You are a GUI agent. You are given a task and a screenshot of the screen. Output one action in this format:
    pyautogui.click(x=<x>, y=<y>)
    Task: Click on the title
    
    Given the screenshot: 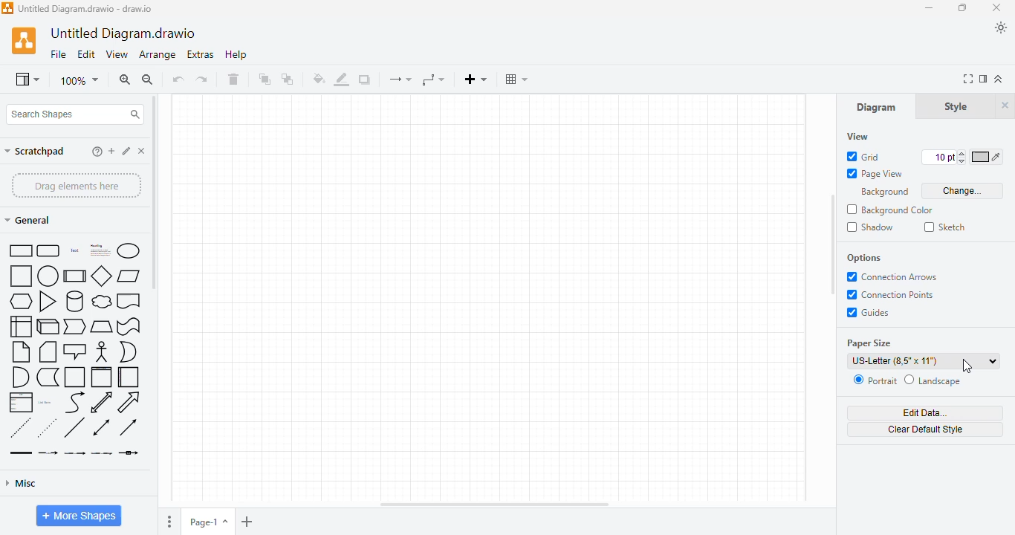 What is the action you would take?
    pyautogui.click(x=85, y=8)
    